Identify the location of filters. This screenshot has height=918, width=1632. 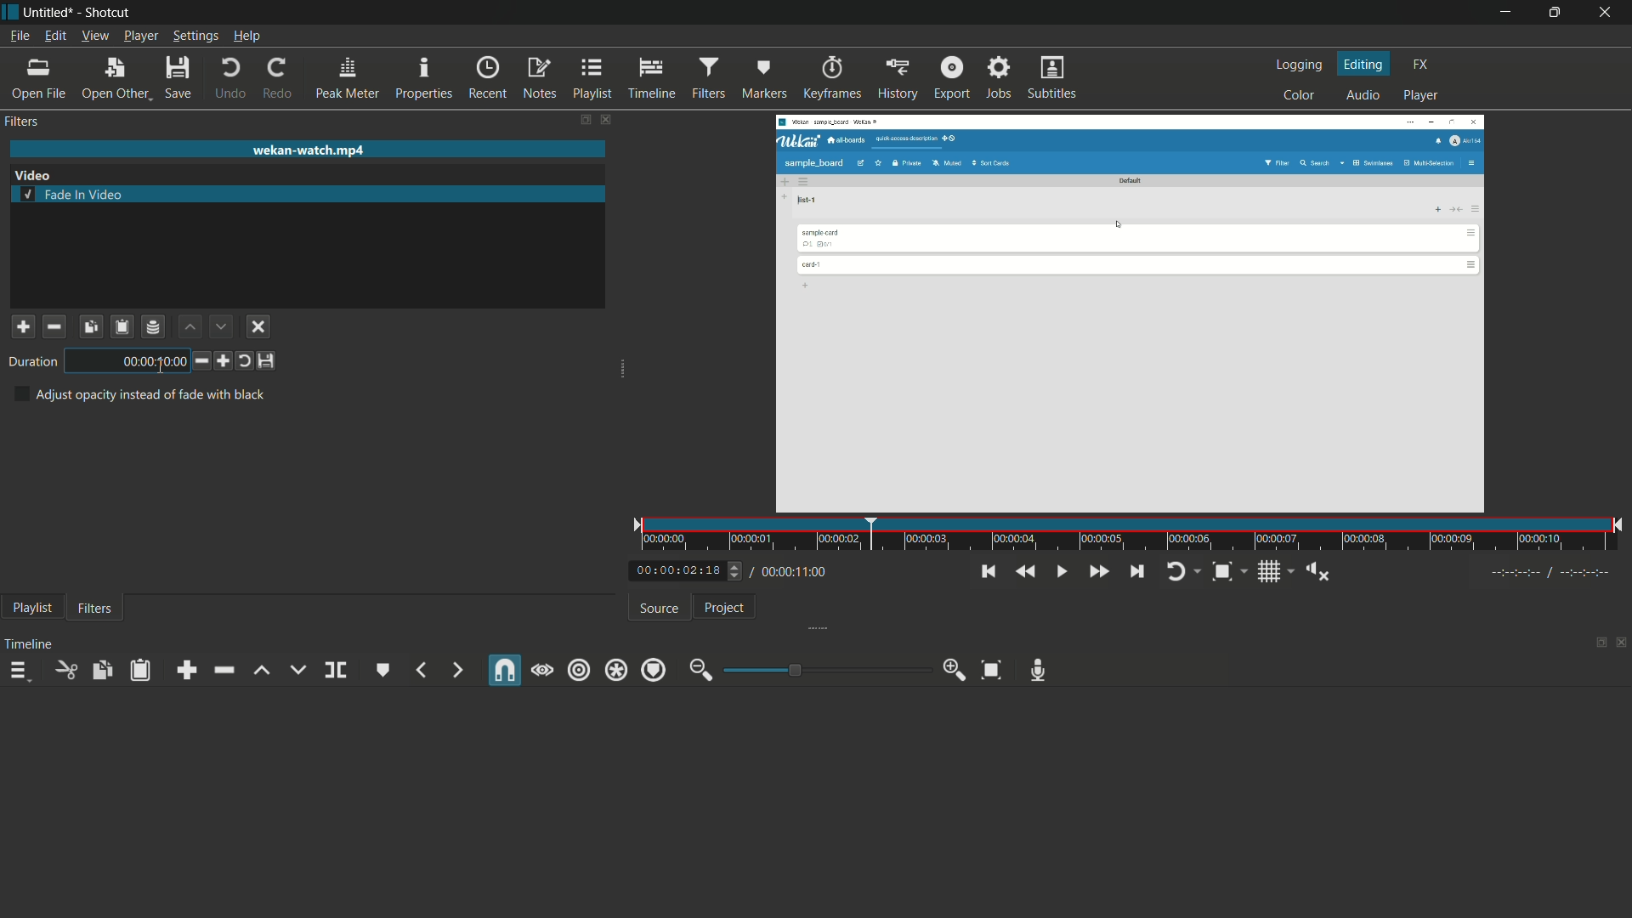
(707, 77).